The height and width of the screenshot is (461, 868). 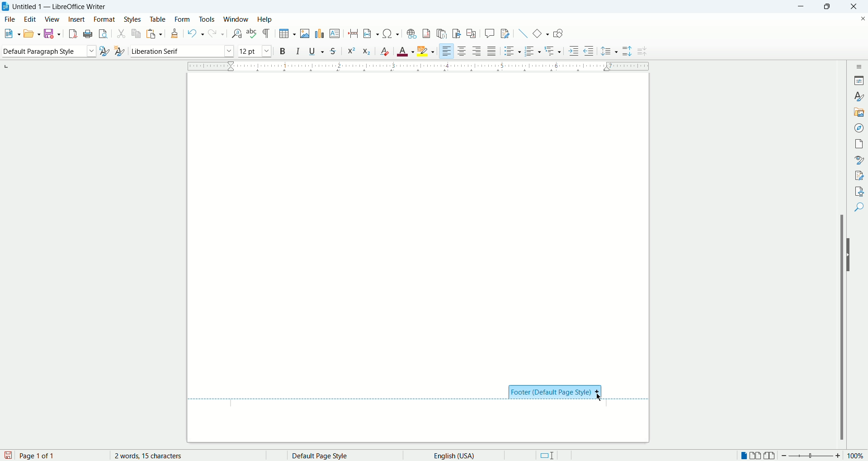 I want to click on sidebar settings, so click(x=860, y=65).